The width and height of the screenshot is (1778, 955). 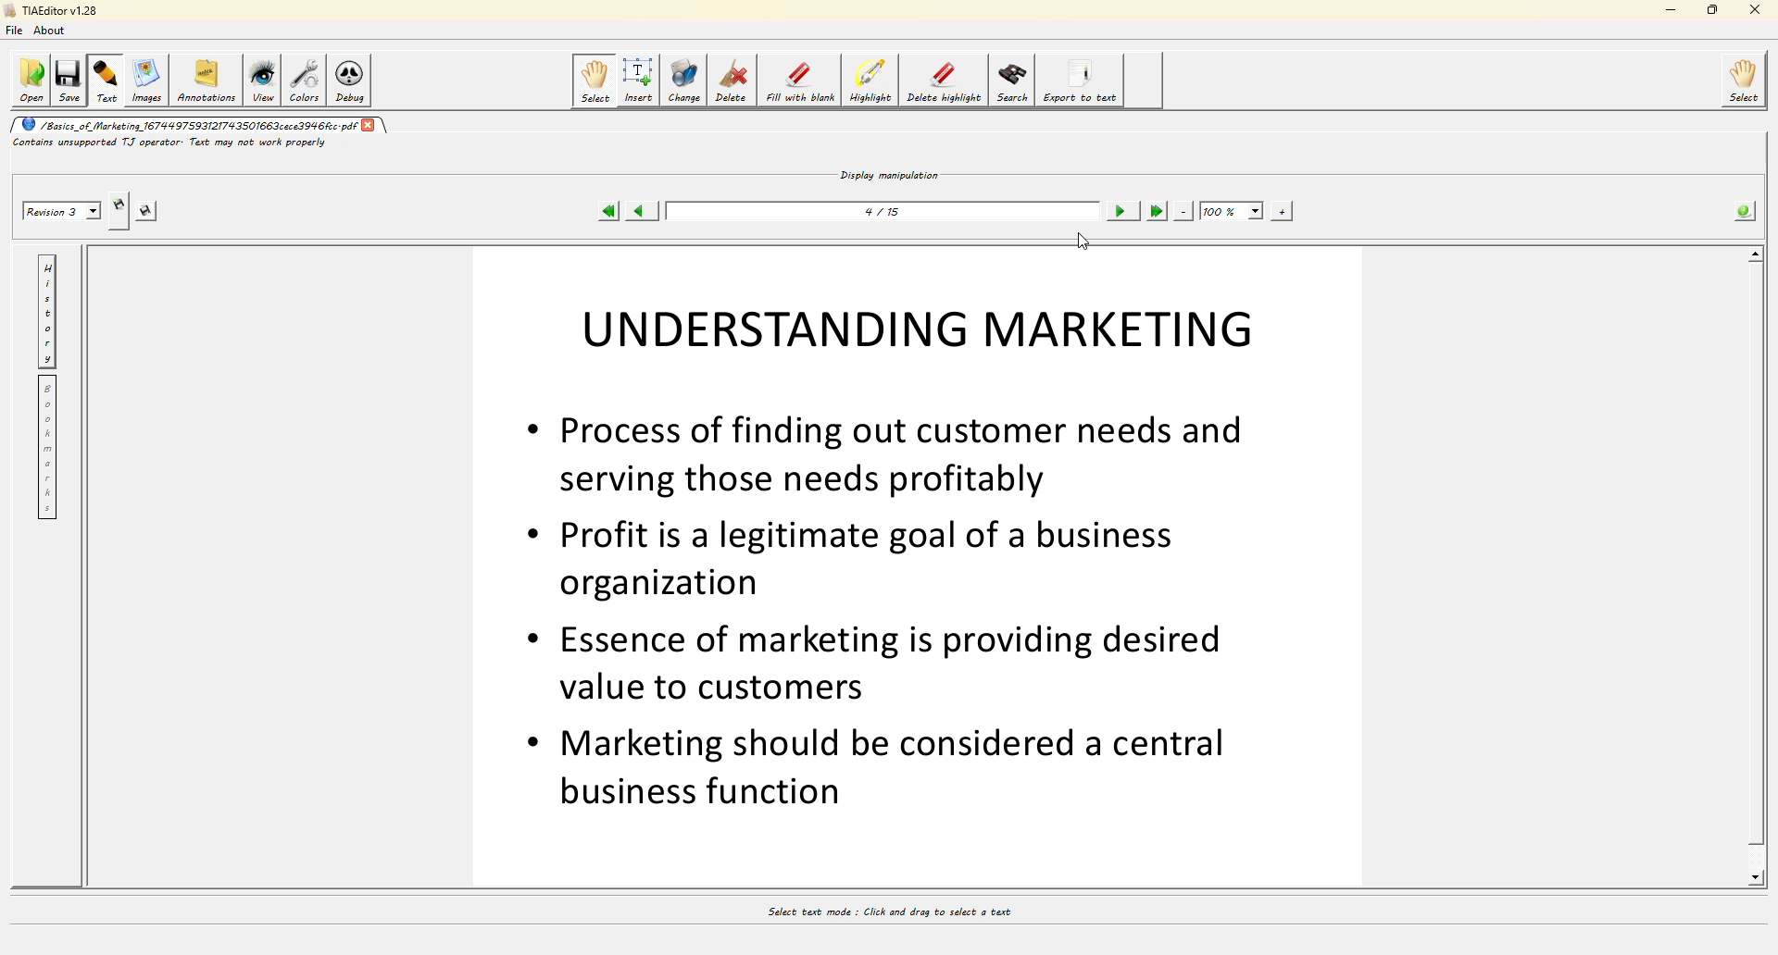 I want to click on close, so click(x=374, y=126).